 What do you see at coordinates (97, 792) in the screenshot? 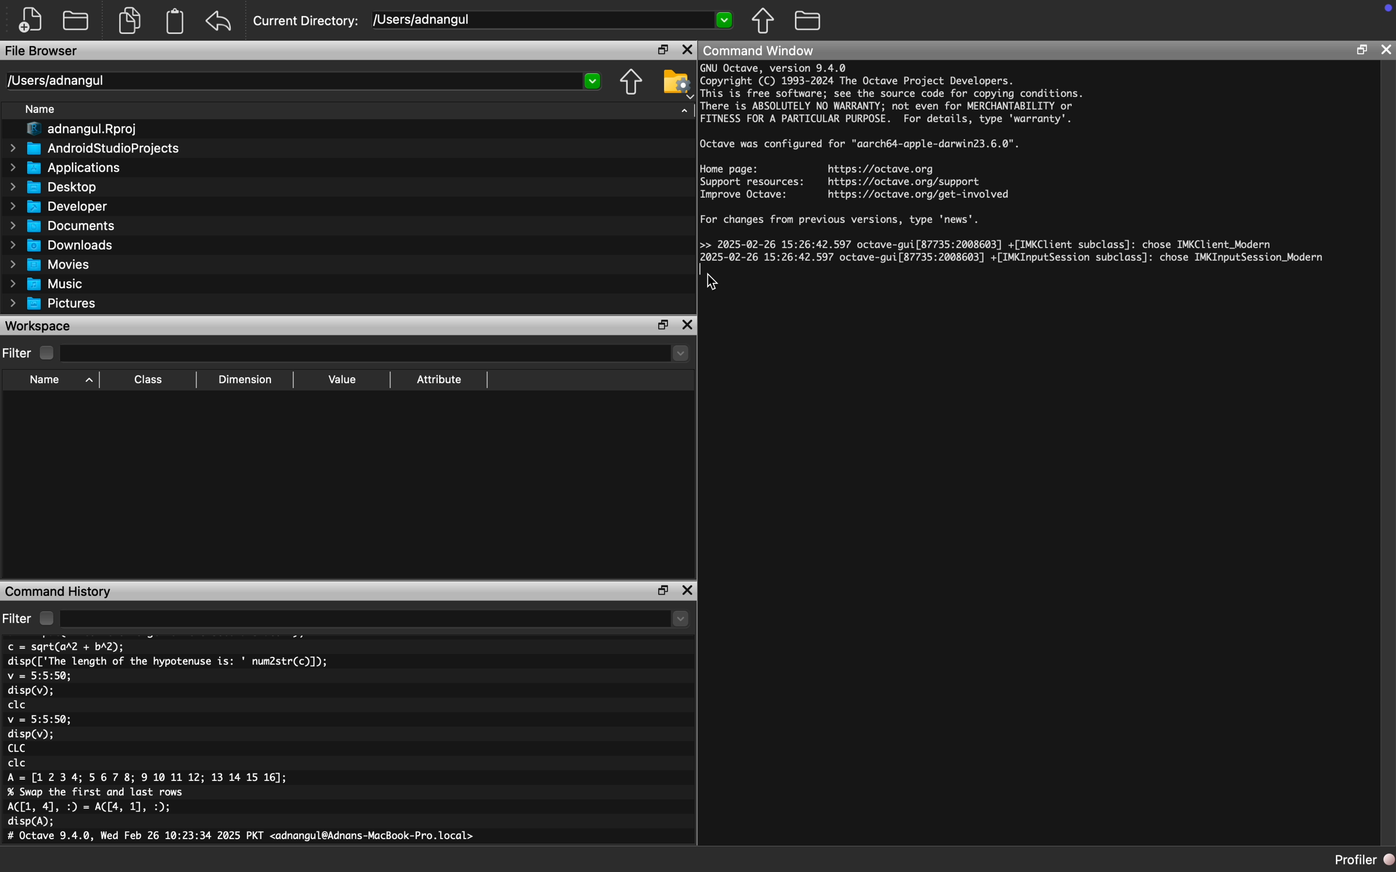
I see `% Swap the first and last row:` at bounding box center [97, 792].